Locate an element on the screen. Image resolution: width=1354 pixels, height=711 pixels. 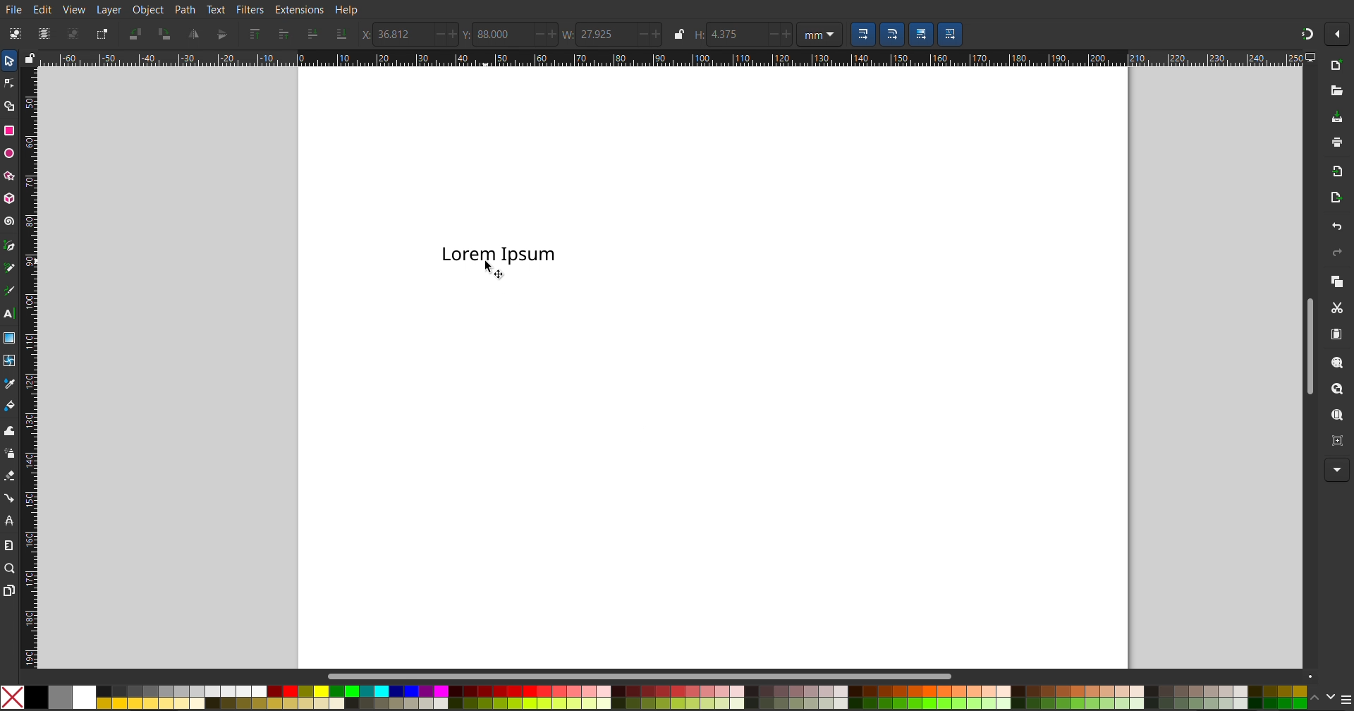
Lower selection one level is located at coordinates (311, 35).